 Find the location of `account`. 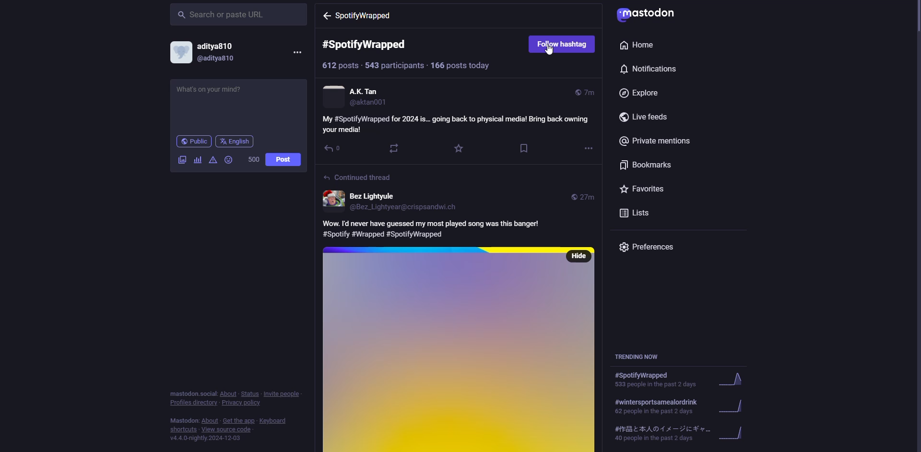

account is located at coordinates (211, 52).